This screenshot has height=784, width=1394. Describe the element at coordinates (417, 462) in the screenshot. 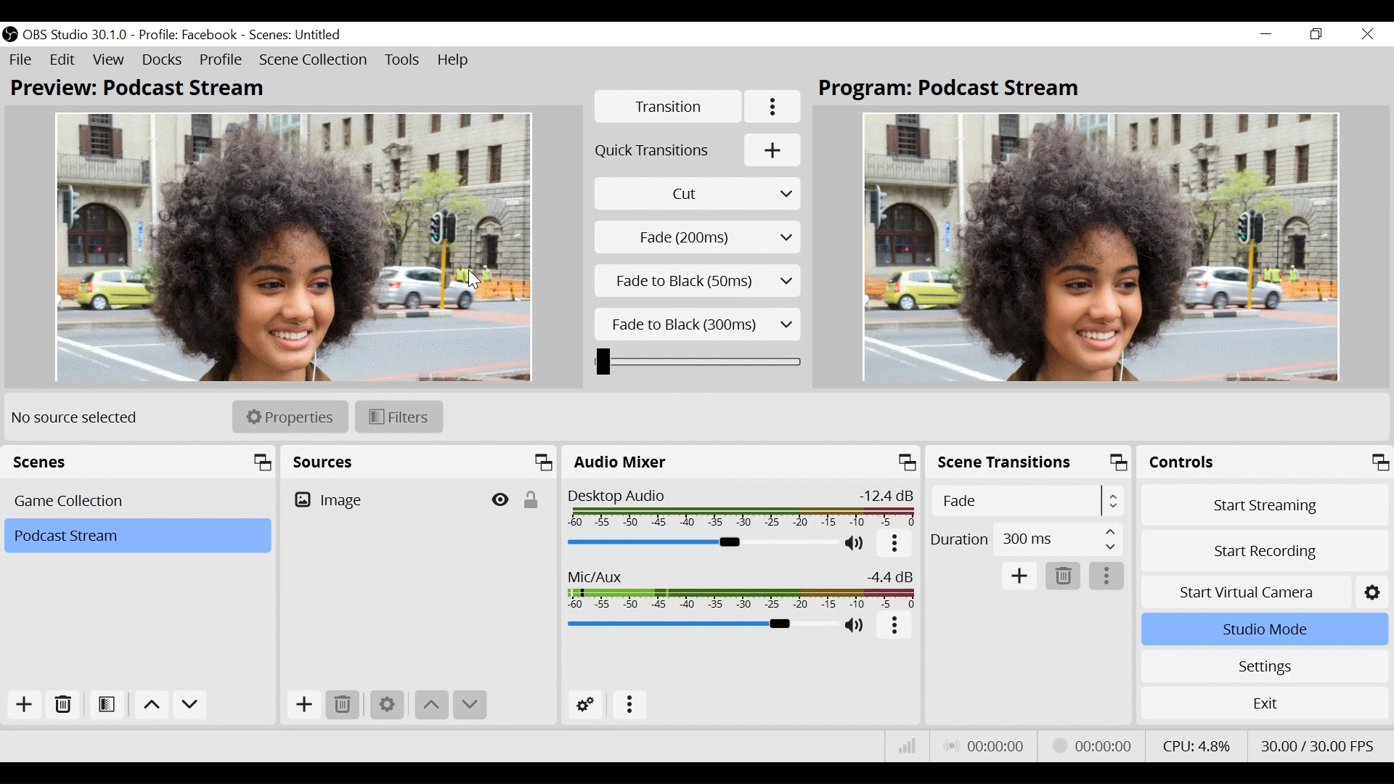

I see `Sources` at that location.